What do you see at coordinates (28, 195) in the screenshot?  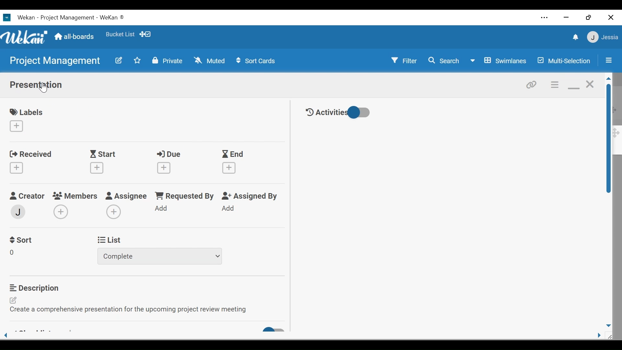 I see `Creator` at bounding box center [28, 195].